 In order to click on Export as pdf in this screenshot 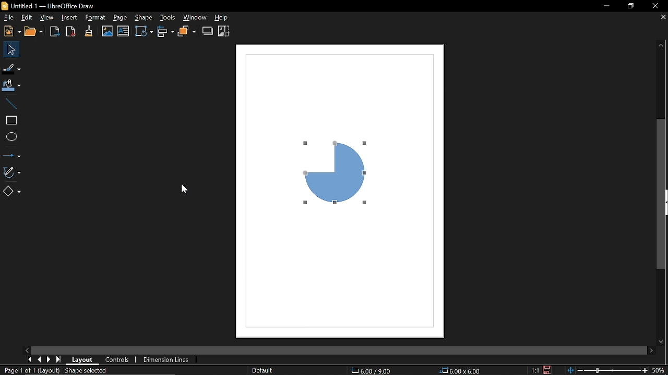, I will do `click(70, 31)`.